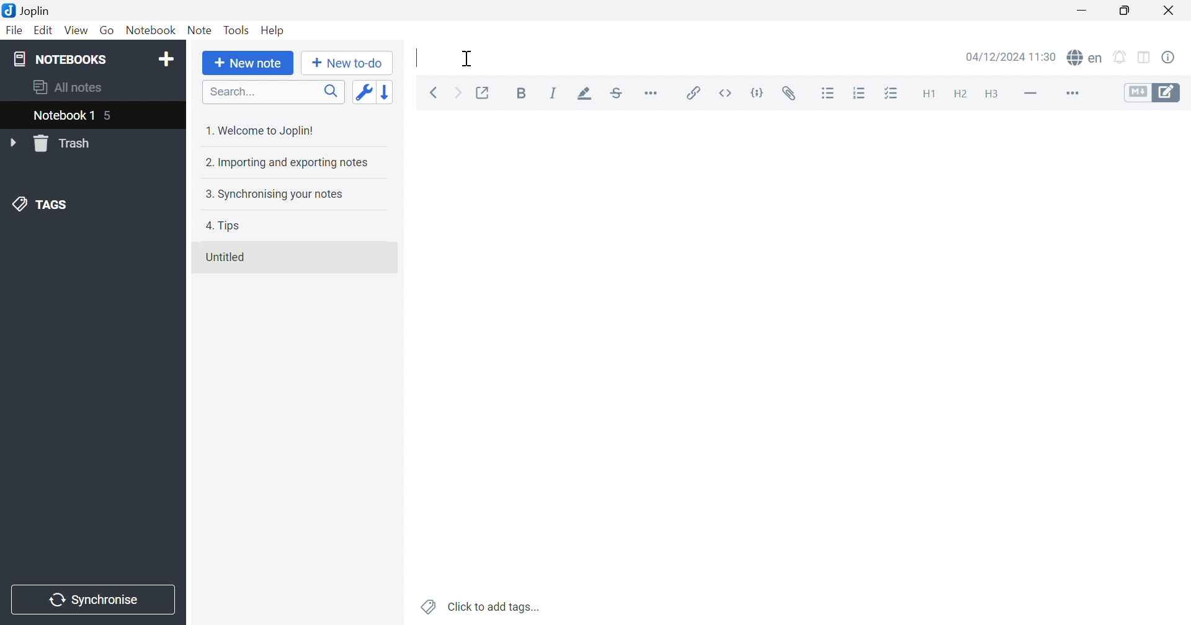 The width and height of the screenshot is (1191, 625). Describe the element at coordinates (346, 61) in the screenshot. I see `New to-do` at that location.